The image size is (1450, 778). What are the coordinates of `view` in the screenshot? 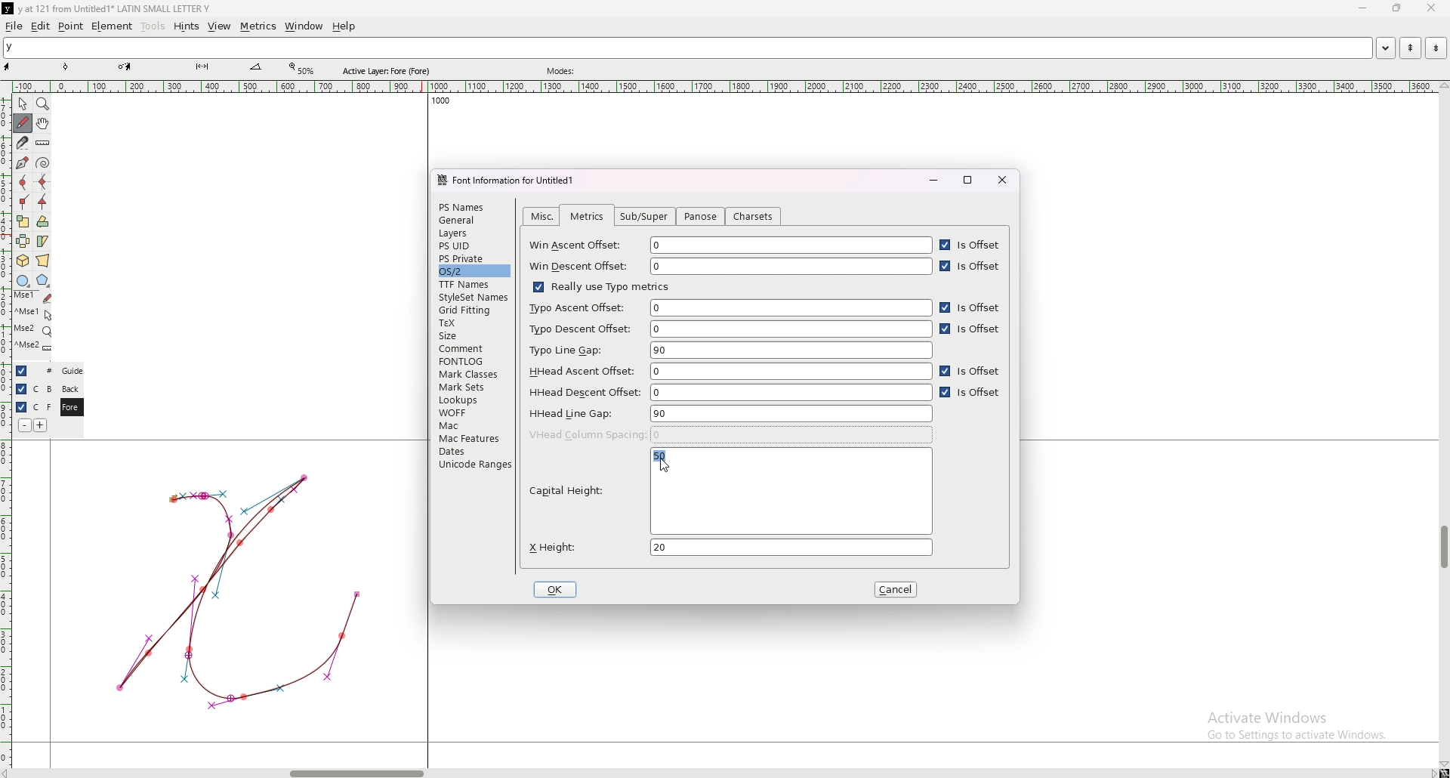 It's located at (220, 26).